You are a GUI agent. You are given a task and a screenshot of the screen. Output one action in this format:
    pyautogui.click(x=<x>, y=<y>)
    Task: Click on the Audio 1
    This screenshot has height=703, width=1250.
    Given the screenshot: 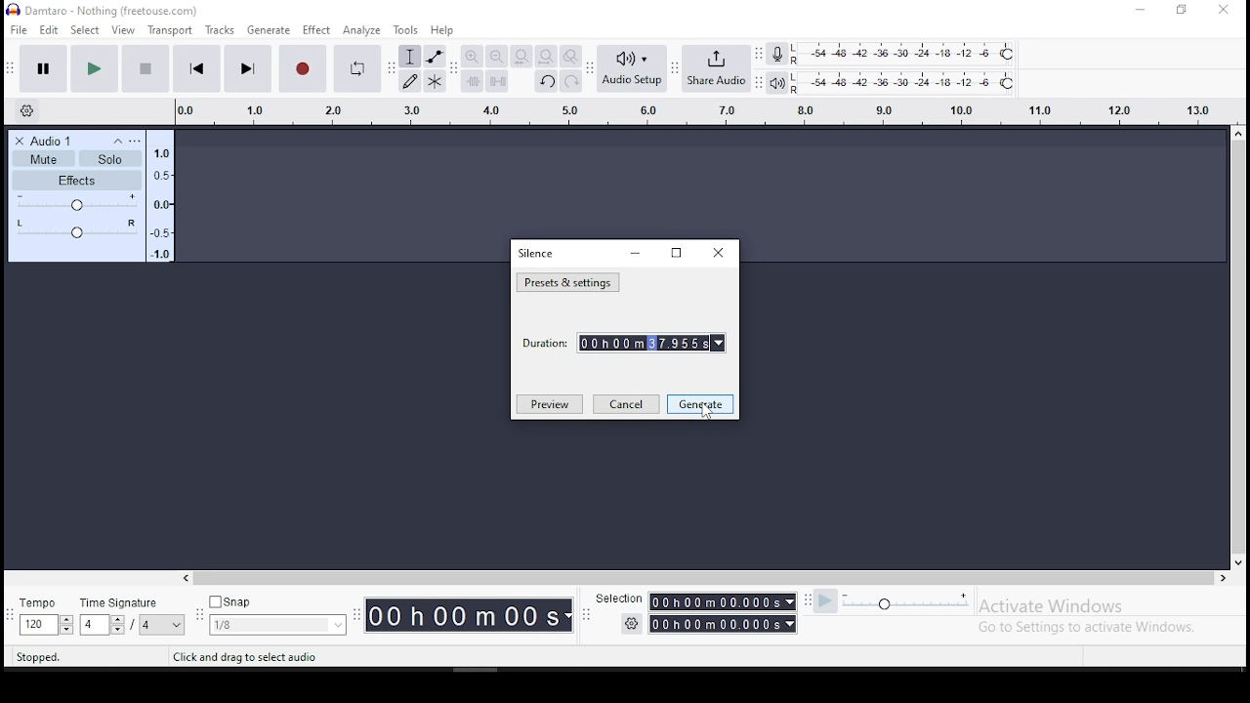 What is the action you would take?
    pyautogui.click(x=48, y=140)
    